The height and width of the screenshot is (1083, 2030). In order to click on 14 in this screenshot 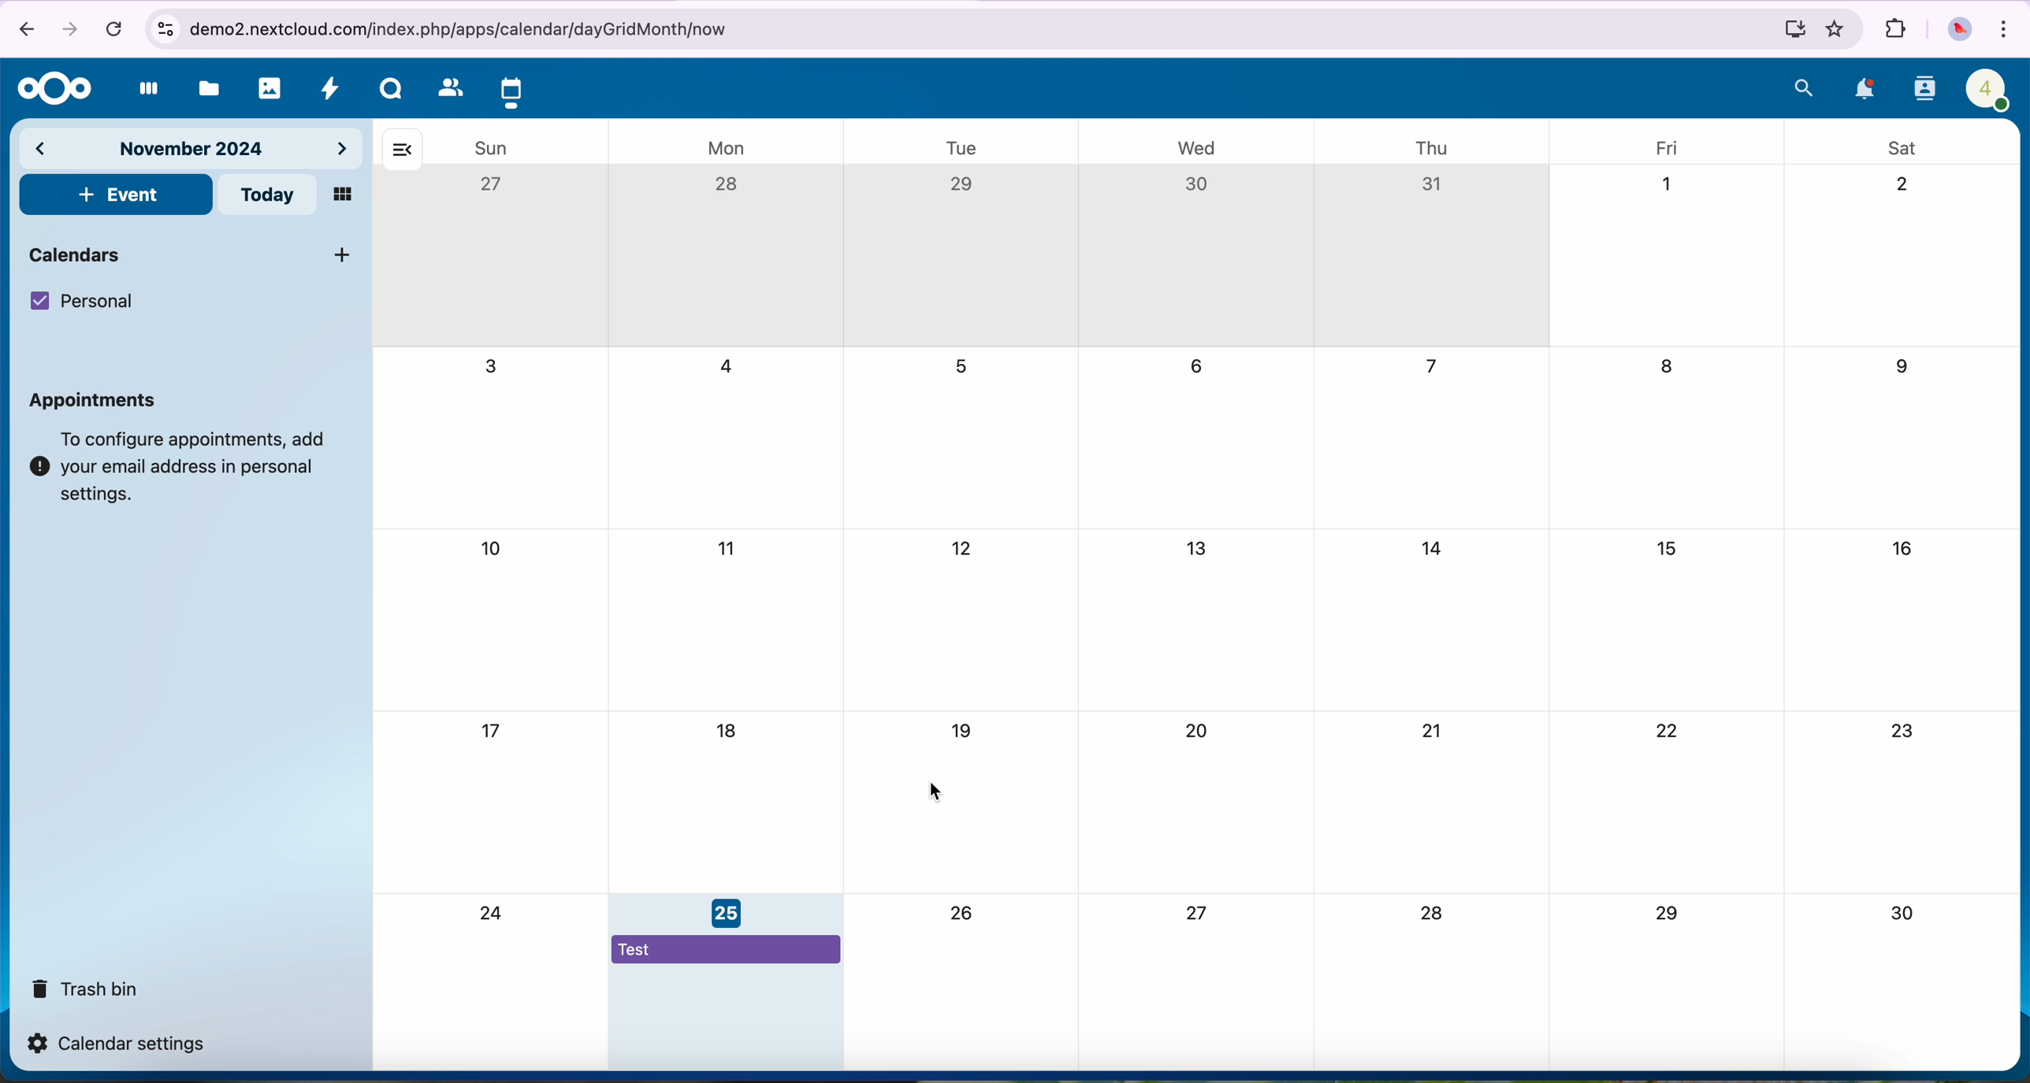, I will do `click(1437, 550)`.